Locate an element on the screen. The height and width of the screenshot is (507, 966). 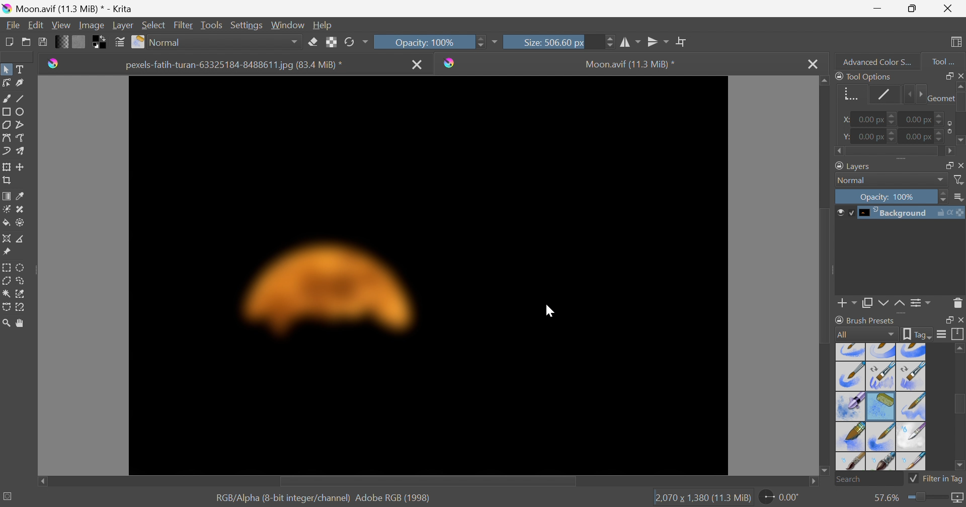
Image is located at coordinates (428, 276).